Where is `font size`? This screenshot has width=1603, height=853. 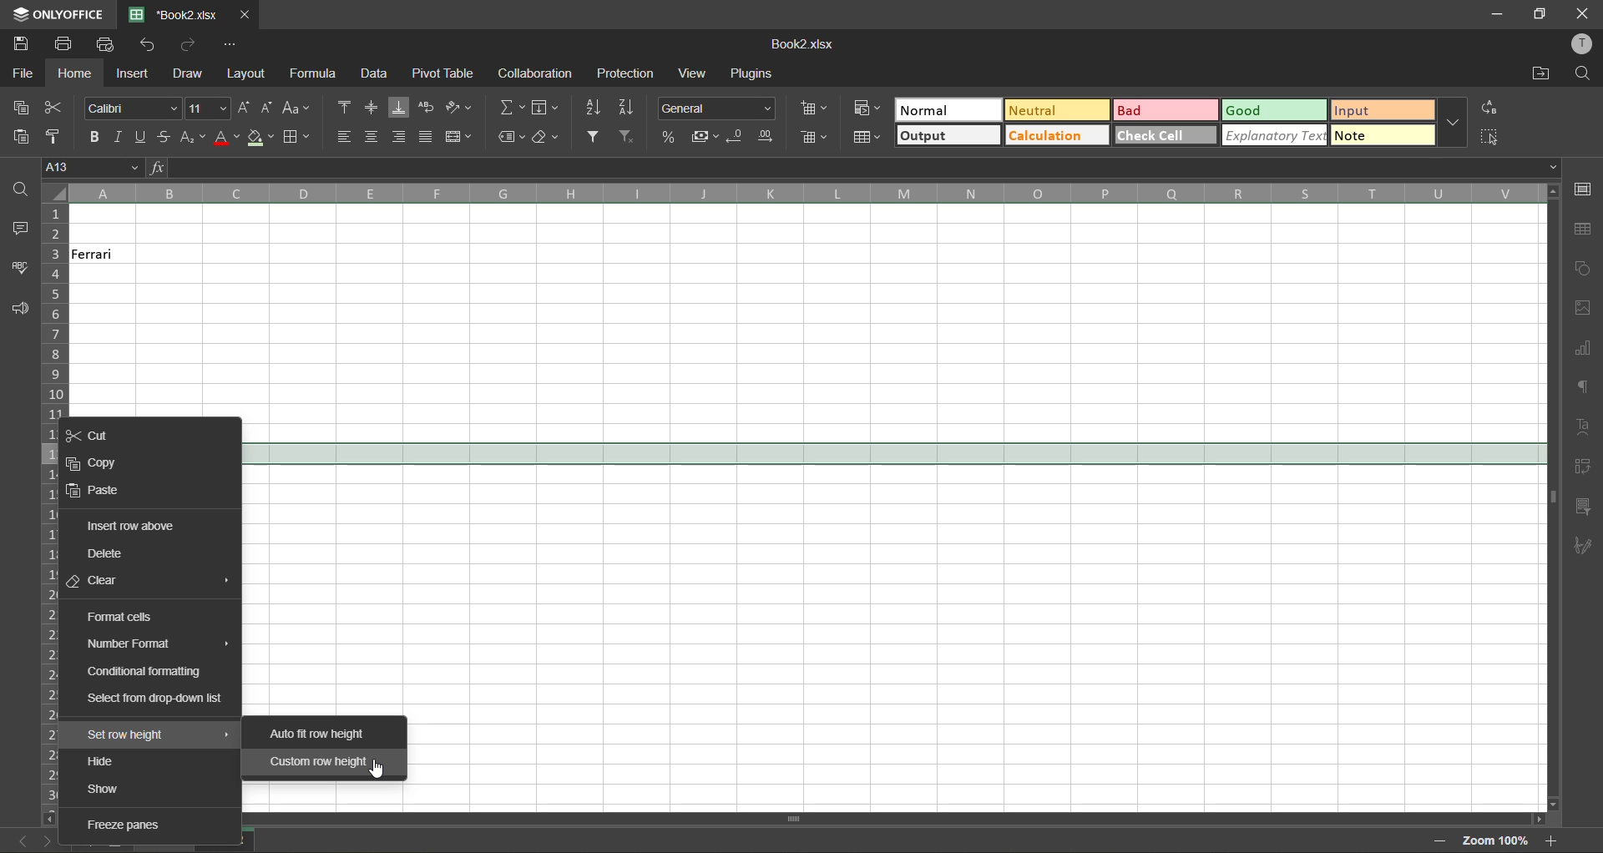
font size is located at coordinates (208, 108).